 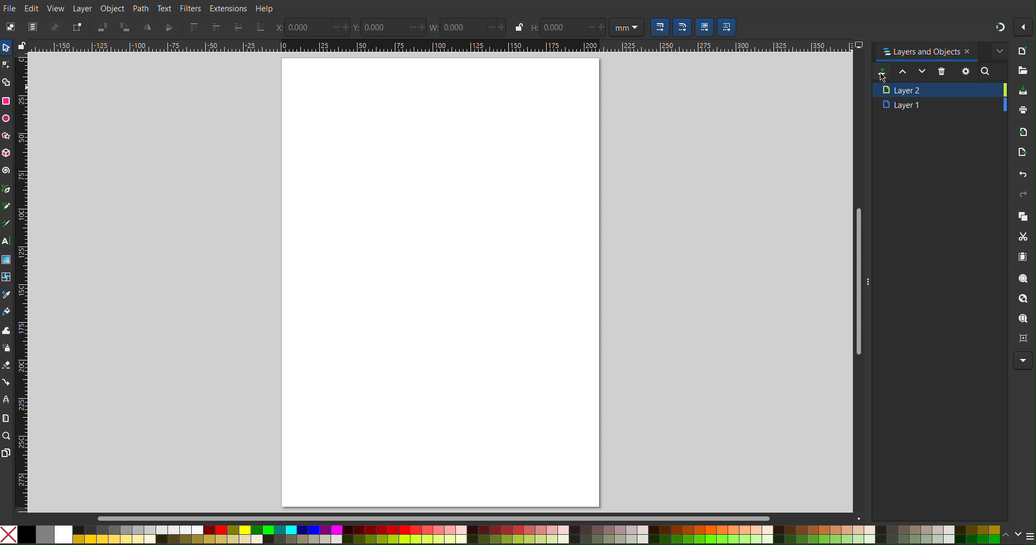 I want to click on Text Tool, so click(x=9, y=240).